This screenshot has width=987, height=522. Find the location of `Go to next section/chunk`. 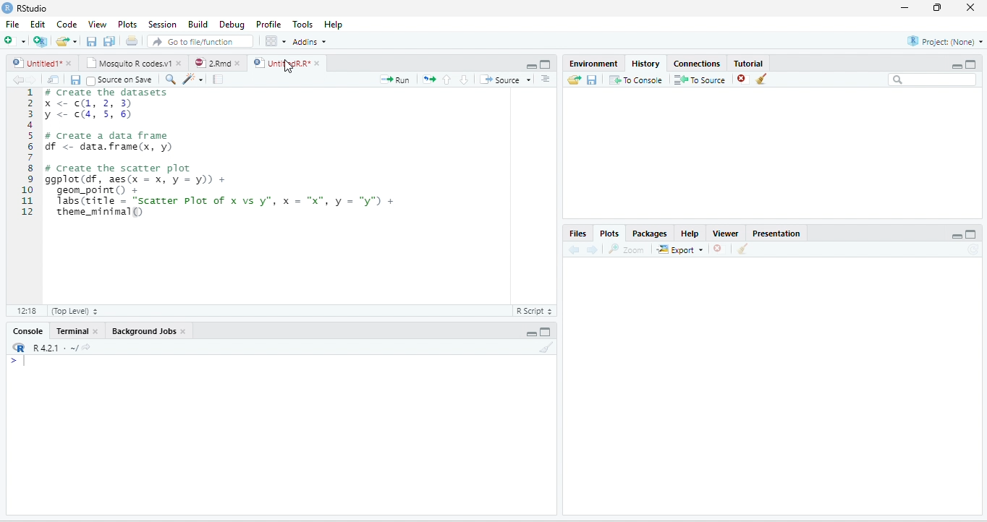

Go to next section/chunk is located at coordinates (464, 80).